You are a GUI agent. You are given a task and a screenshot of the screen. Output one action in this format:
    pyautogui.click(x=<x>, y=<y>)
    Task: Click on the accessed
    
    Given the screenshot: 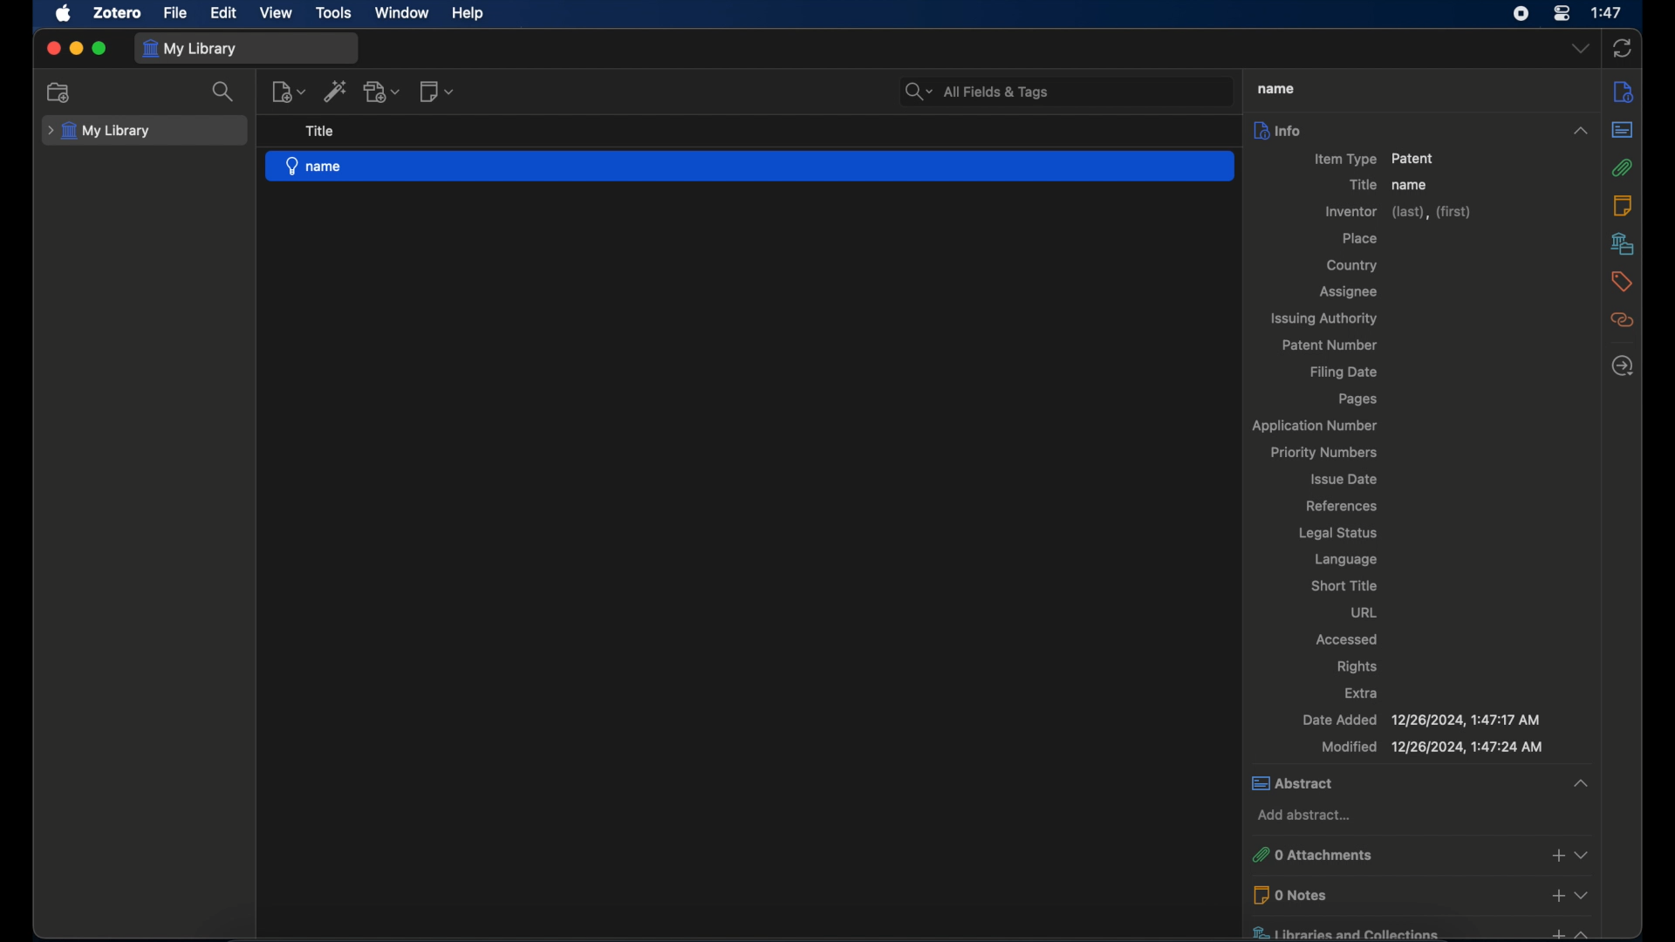 What is the action you would take?
    pyautogui.click(x=1350, y=639)
    